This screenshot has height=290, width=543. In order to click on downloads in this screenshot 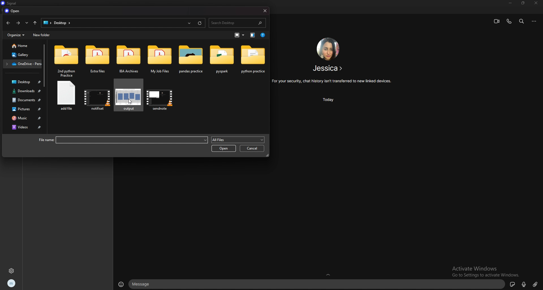, I will do `click(23, 91)`.